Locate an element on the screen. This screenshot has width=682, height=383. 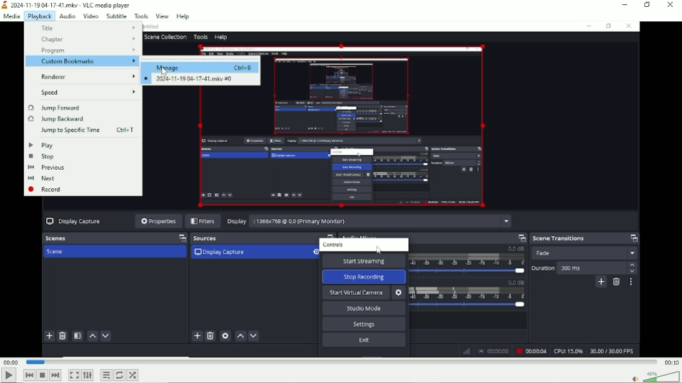
Next is located at coordinates (41, 178).